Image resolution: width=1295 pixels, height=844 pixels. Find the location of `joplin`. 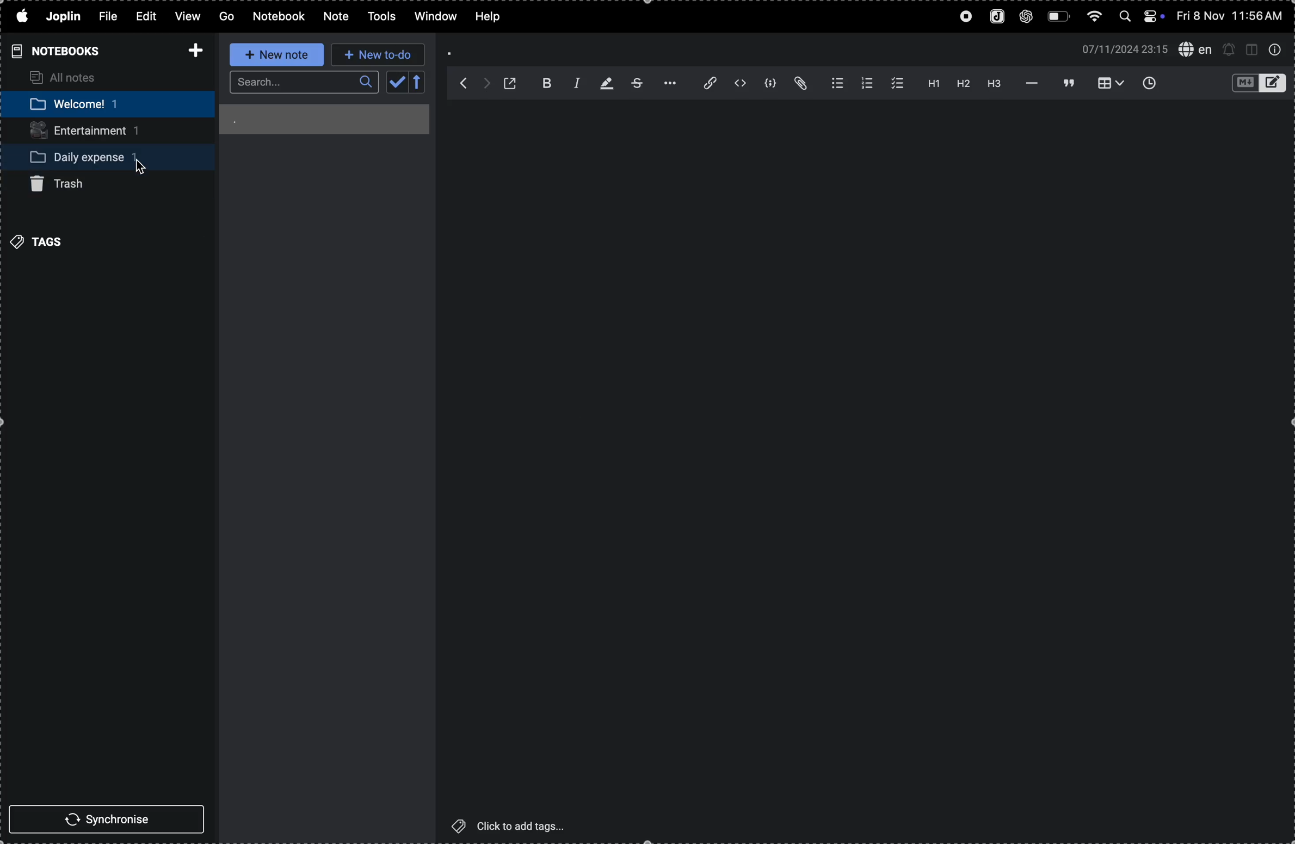

joplin is located at coordinates (994, 17).